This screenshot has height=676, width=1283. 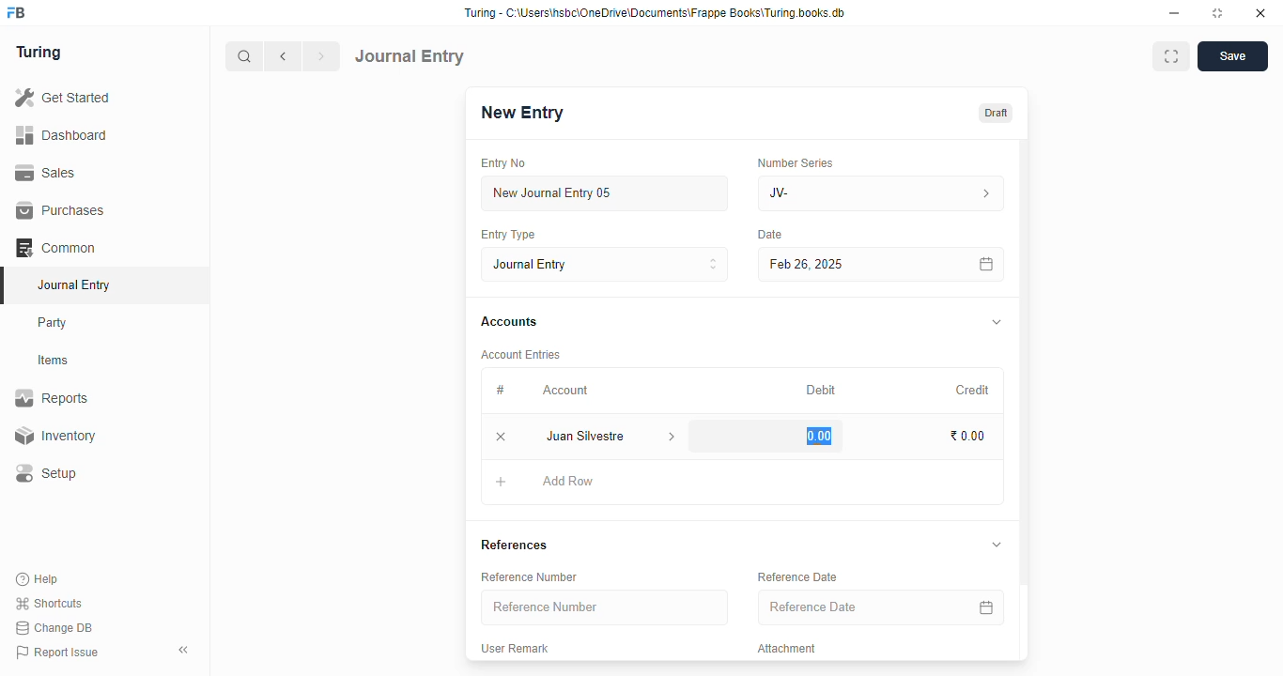 I want to click on next, so click(x=323, y=56).